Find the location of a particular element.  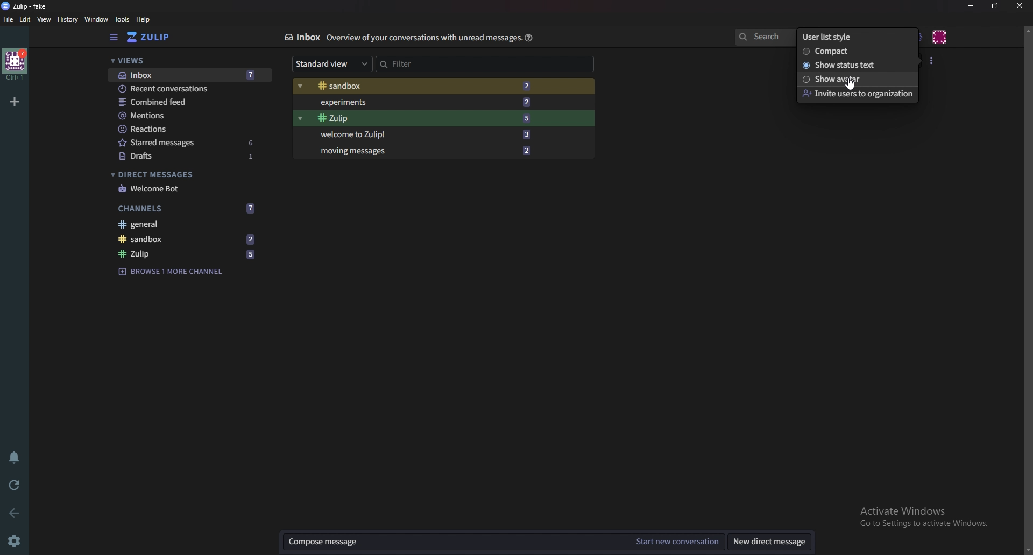

Recent conversations is located at coordinates (190, 89).